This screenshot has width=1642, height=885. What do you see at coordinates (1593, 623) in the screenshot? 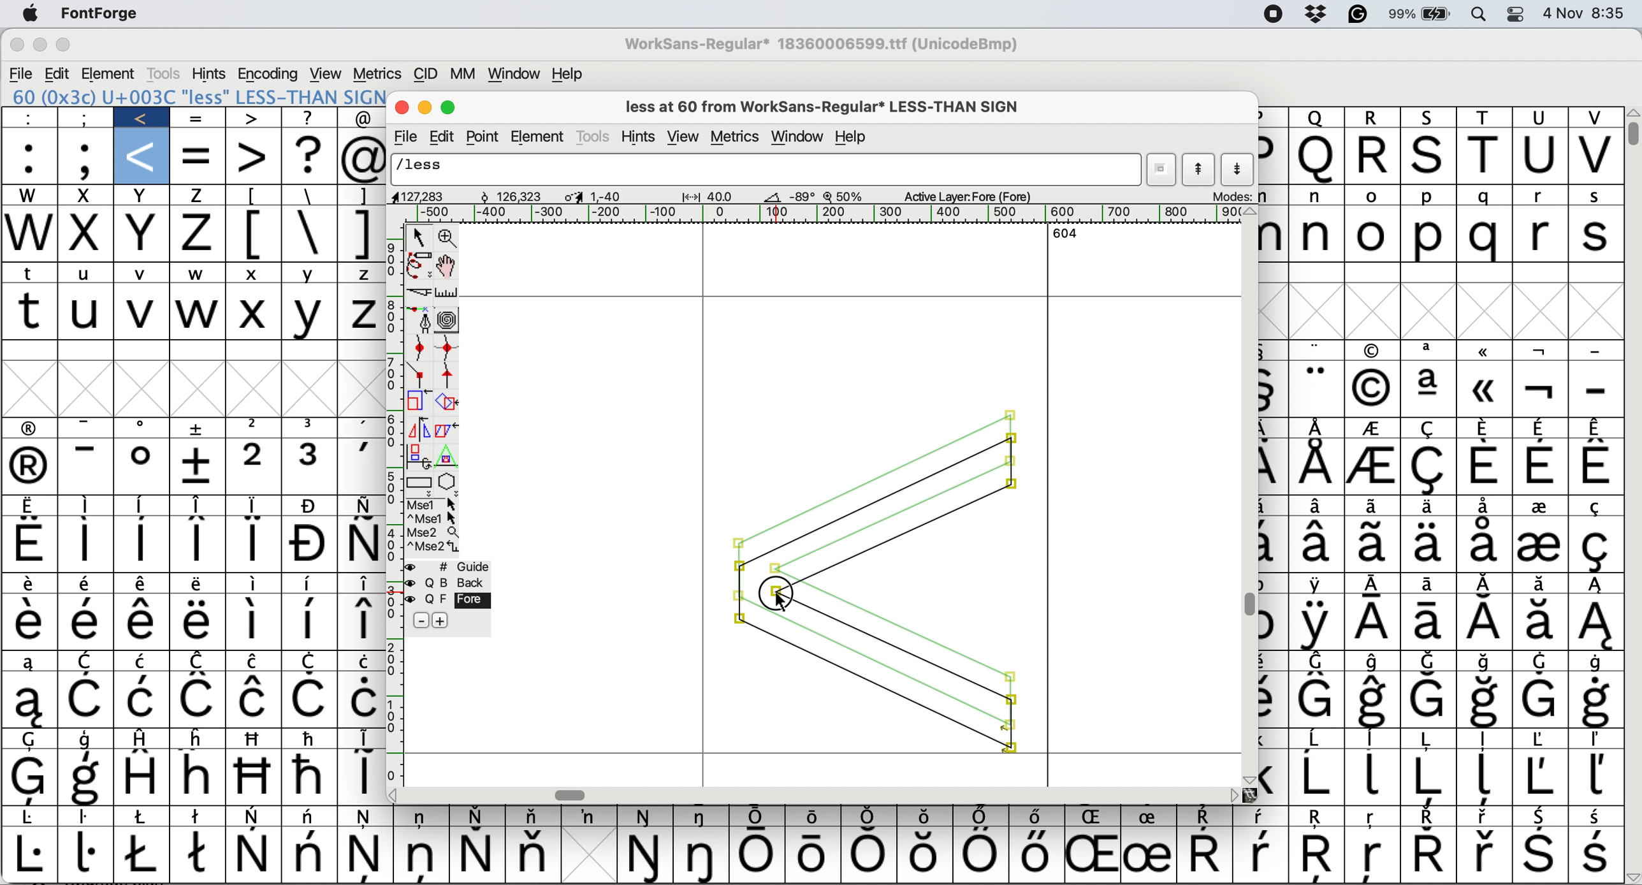
I see `Symbol` at bounding box center [1593, 623].